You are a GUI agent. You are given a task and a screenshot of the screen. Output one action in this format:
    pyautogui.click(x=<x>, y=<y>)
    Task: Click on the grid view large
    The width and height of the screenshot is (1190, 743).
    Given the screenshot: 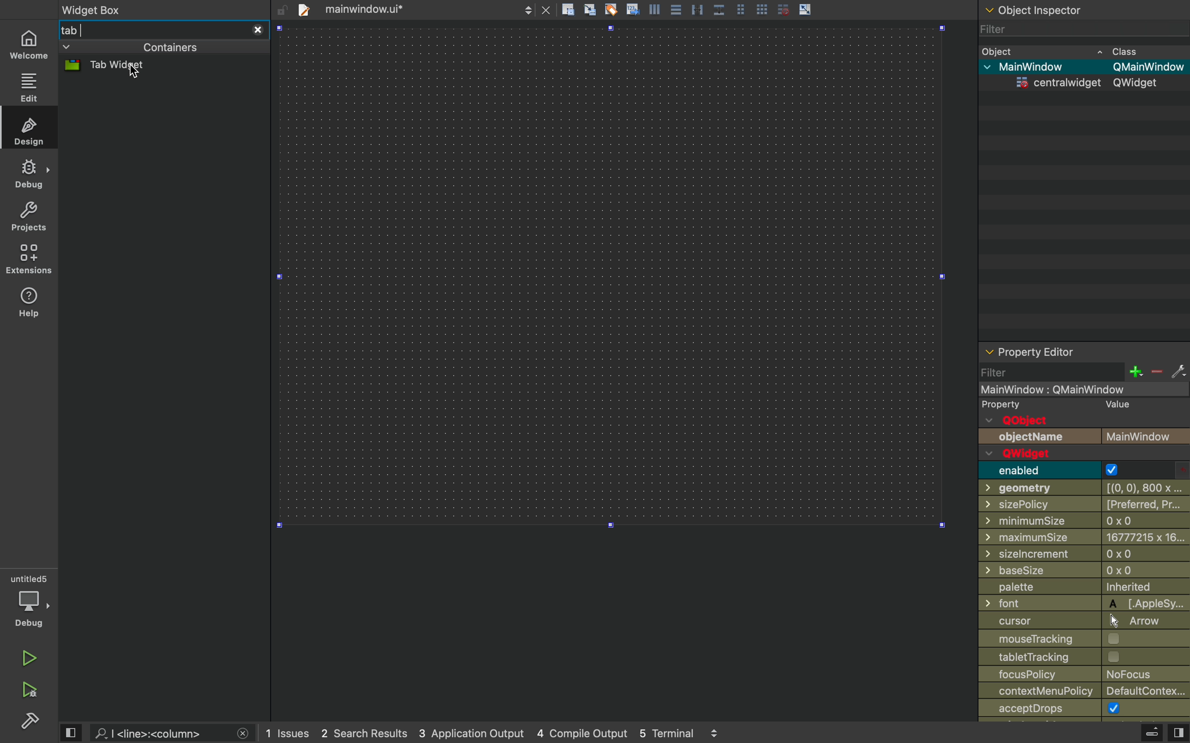 What is the action you would take?
    pyautogui.click(x=761, y=8)
    